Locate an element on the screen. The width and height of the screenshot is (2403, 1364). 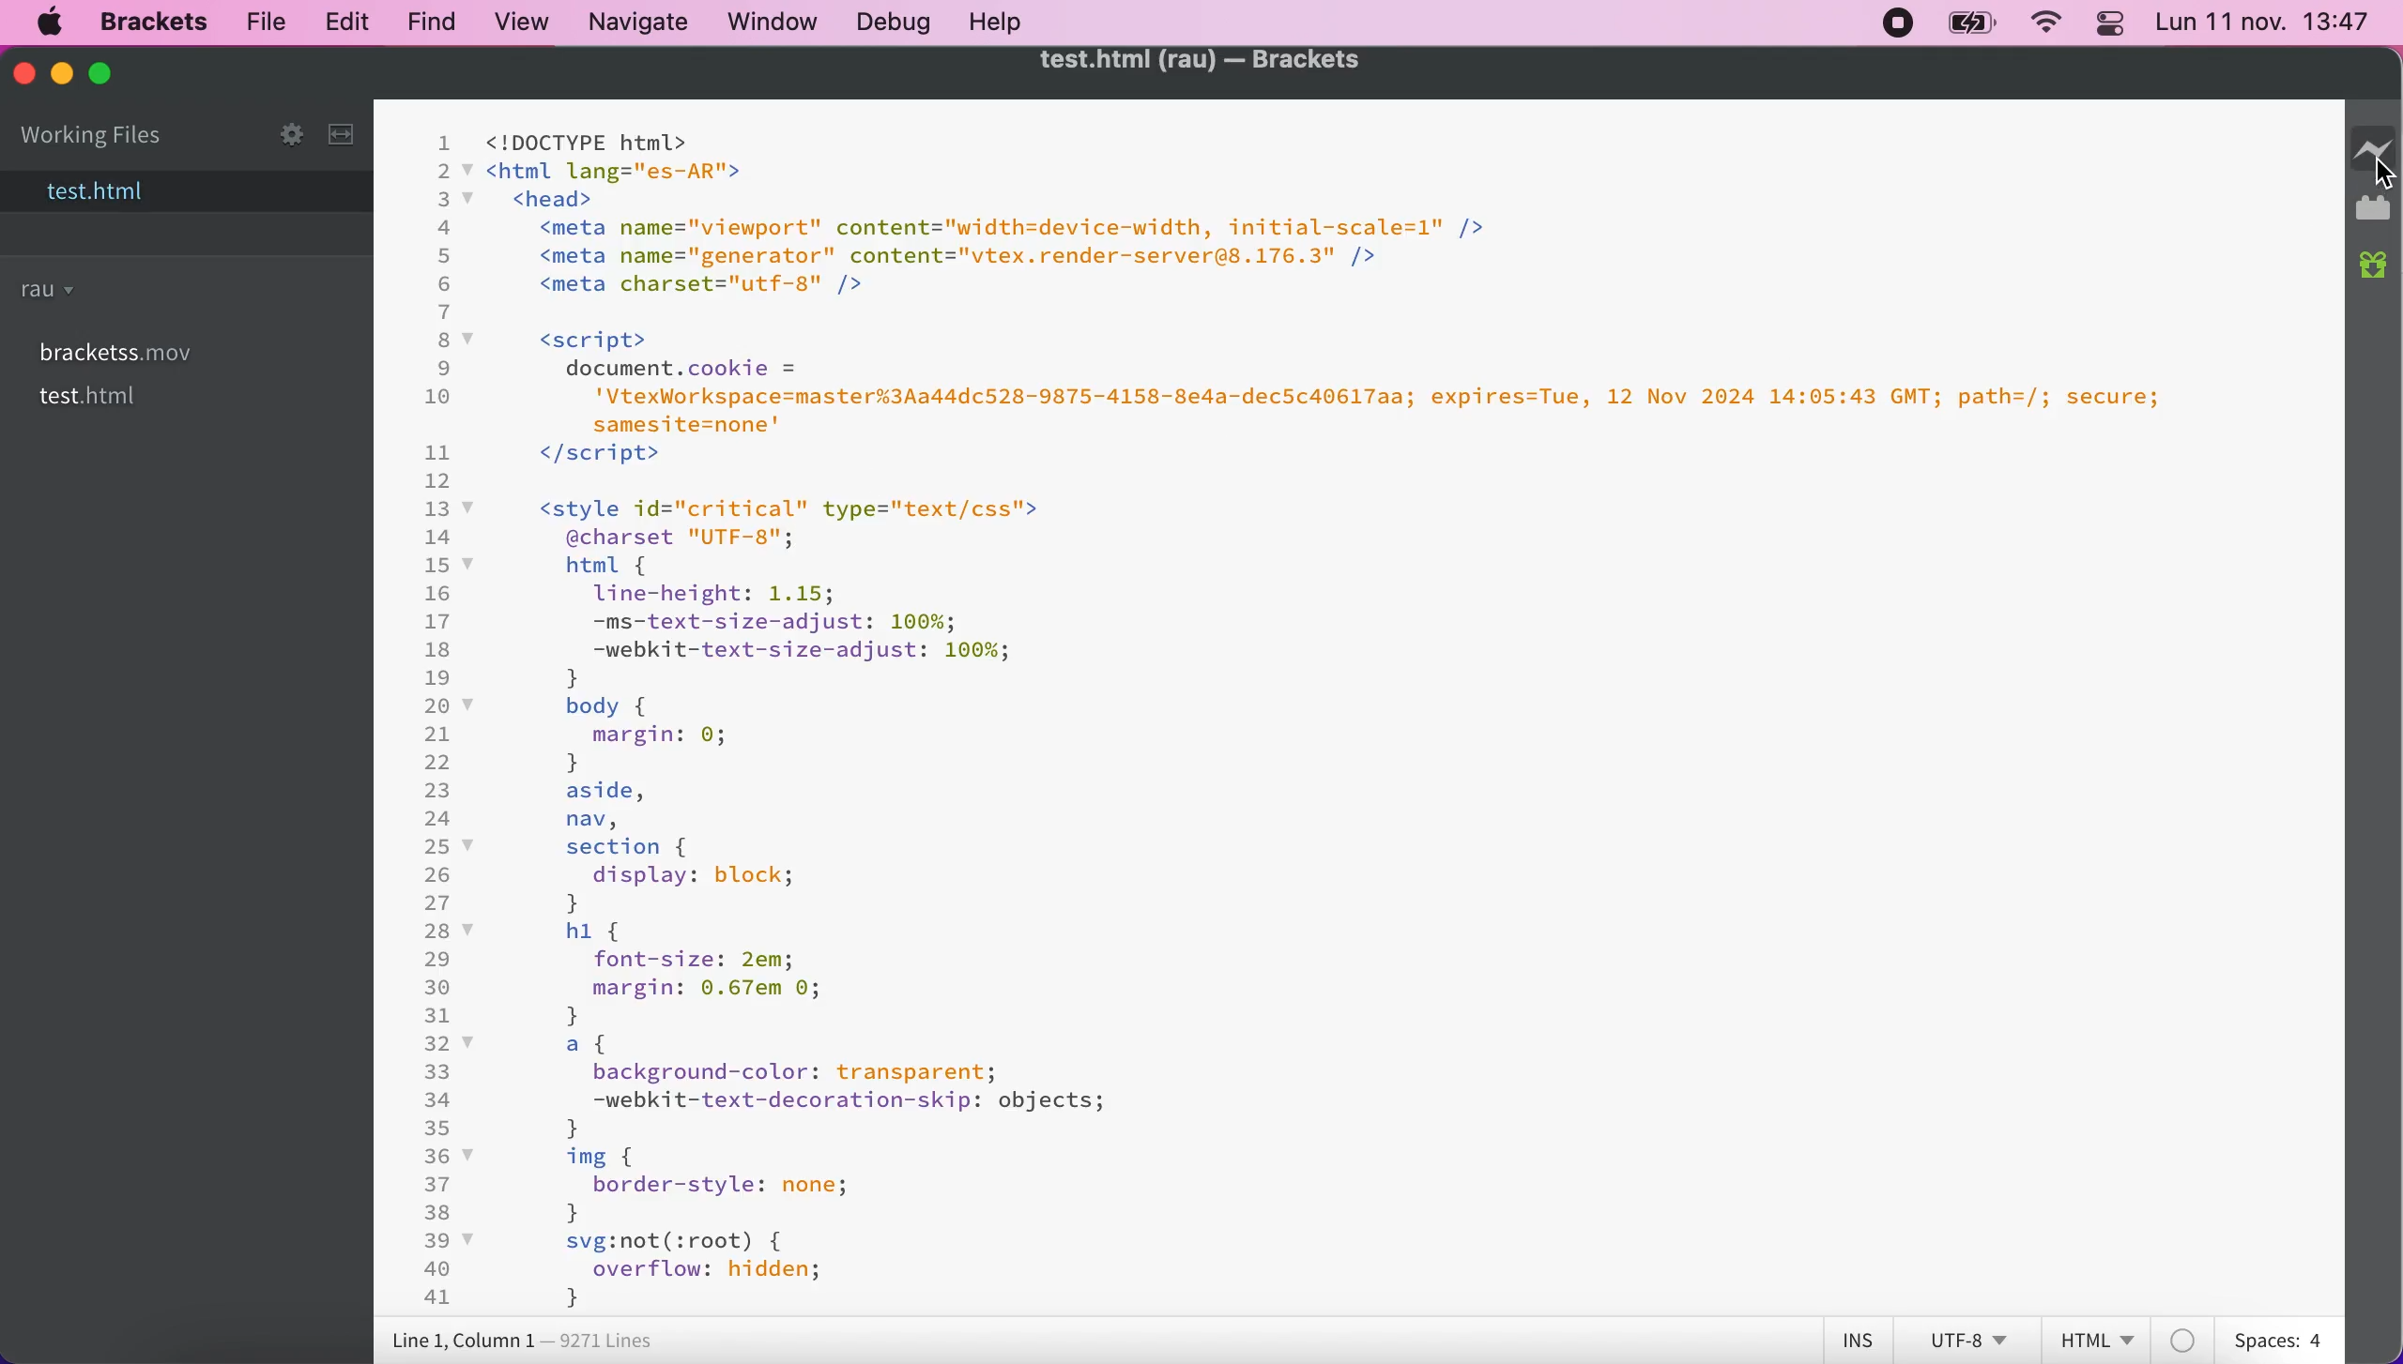
wifi is located at coordinates (2044, 26).